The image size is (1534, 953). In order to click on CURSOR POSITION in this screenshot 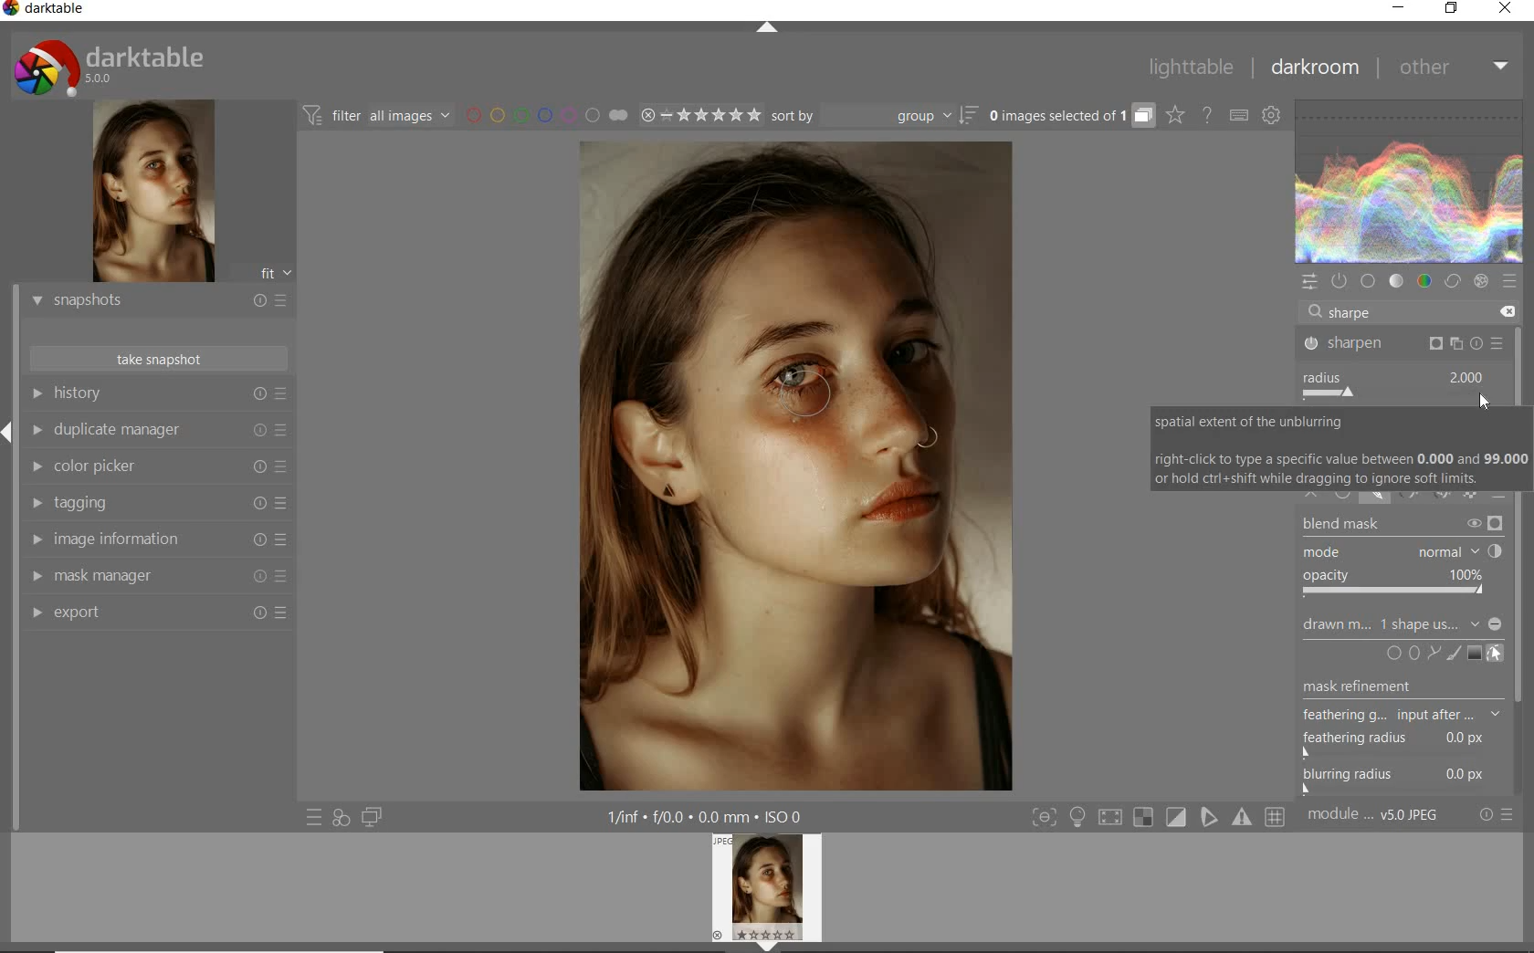, I will do `click(1486, 403)`.